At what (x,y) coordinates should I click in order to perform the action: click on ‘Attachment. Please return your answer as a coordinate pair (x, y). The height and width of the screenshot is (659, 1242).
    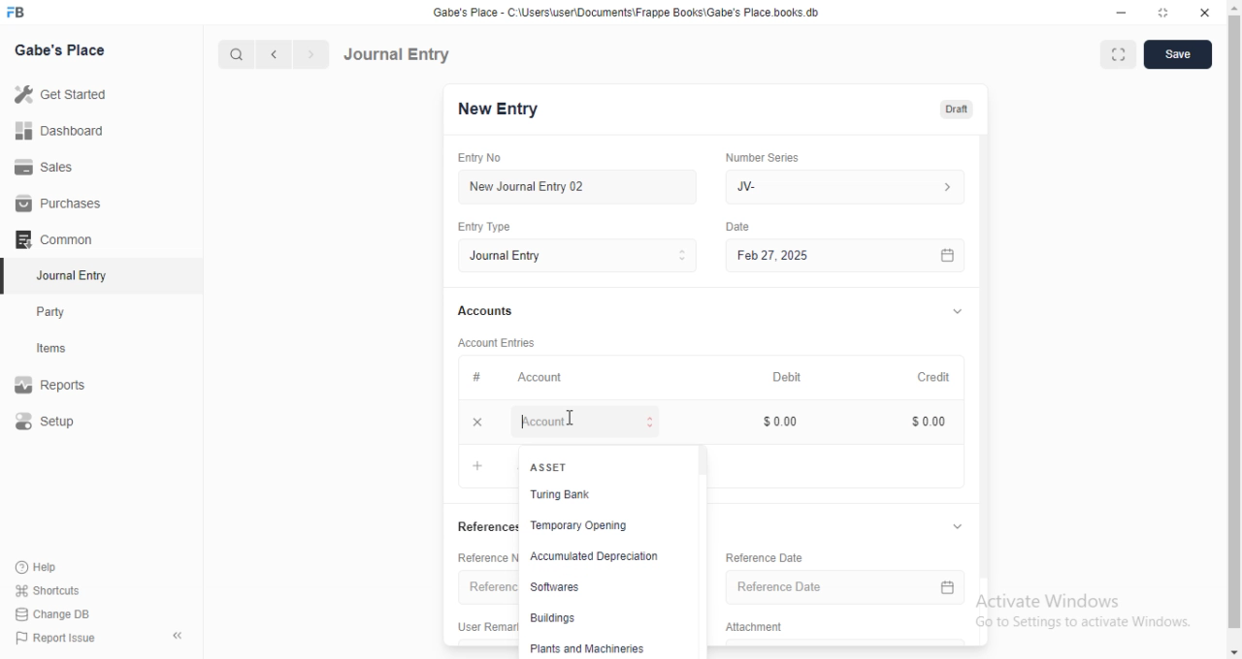
    Looking at the image, I should click on (760, 626).